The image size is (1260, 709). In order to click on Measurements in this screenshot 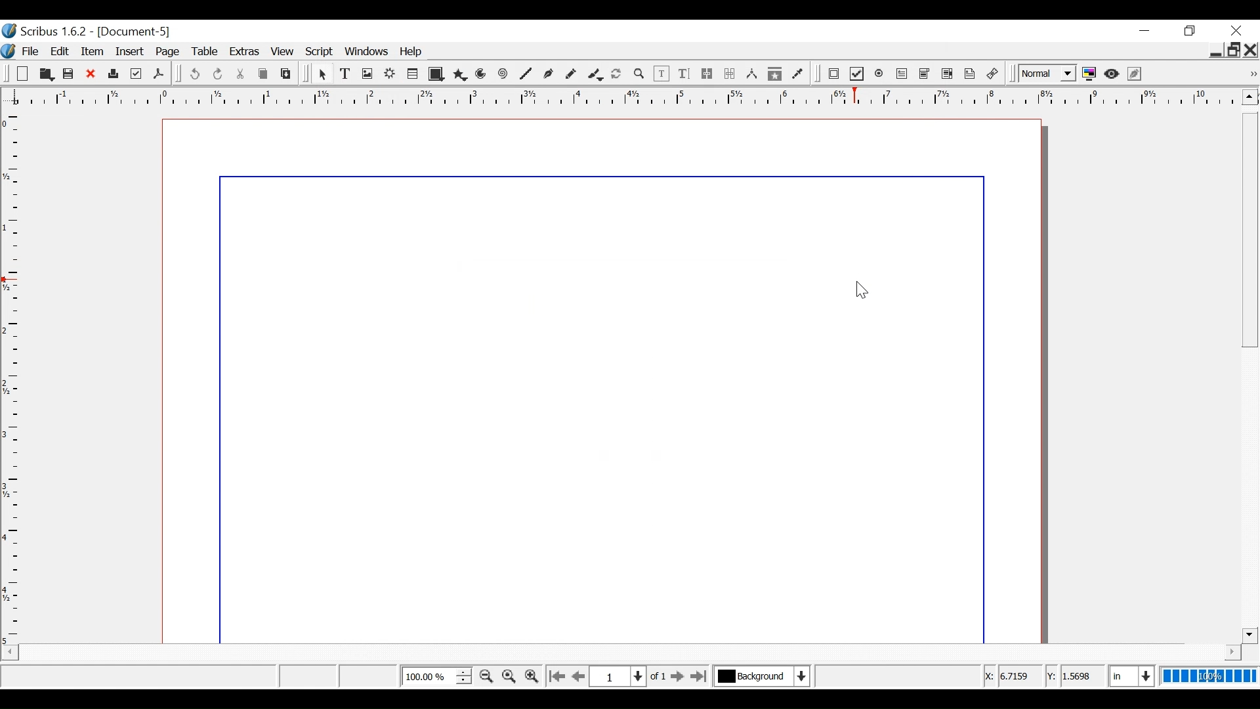, I will do `click(751, 74)`.